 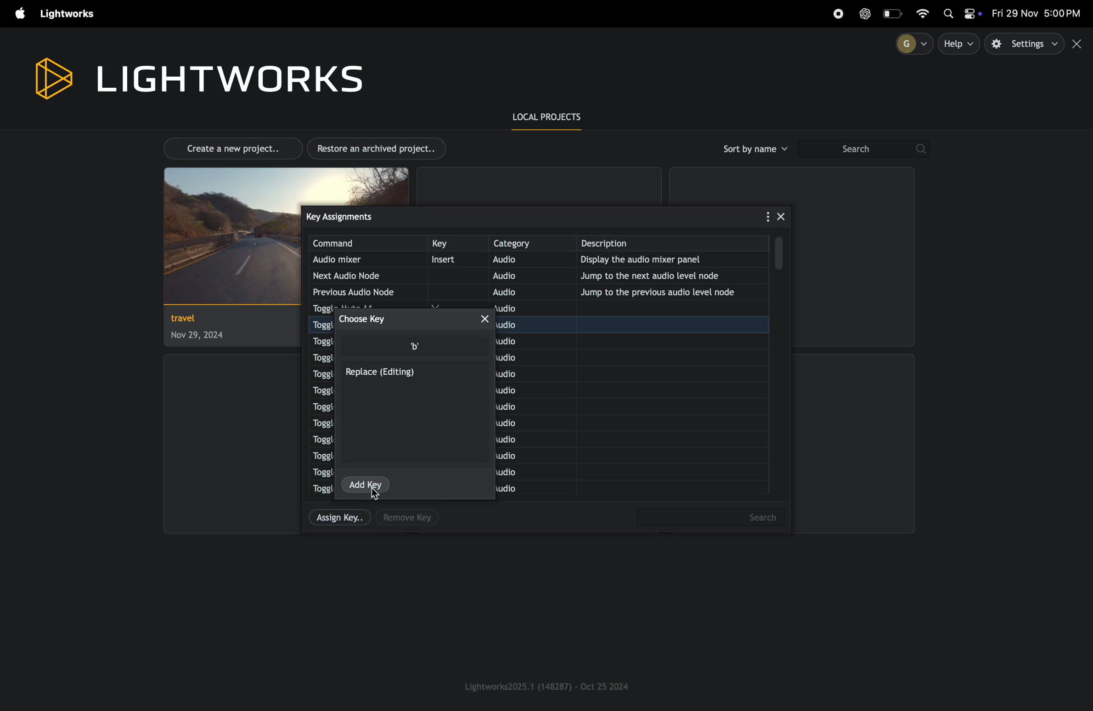 What do you see at coordinates (70, 14) in the screenshot?
I see `light works` at bounding box center [70, 14].